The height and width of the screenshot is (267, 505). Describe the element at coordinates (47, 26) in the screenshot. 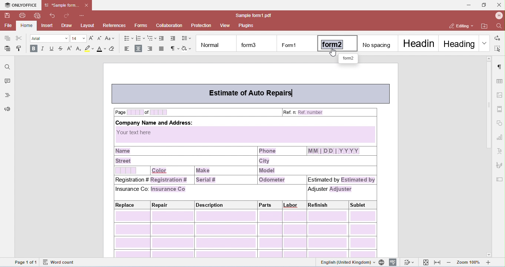

I see `insert` at that location.